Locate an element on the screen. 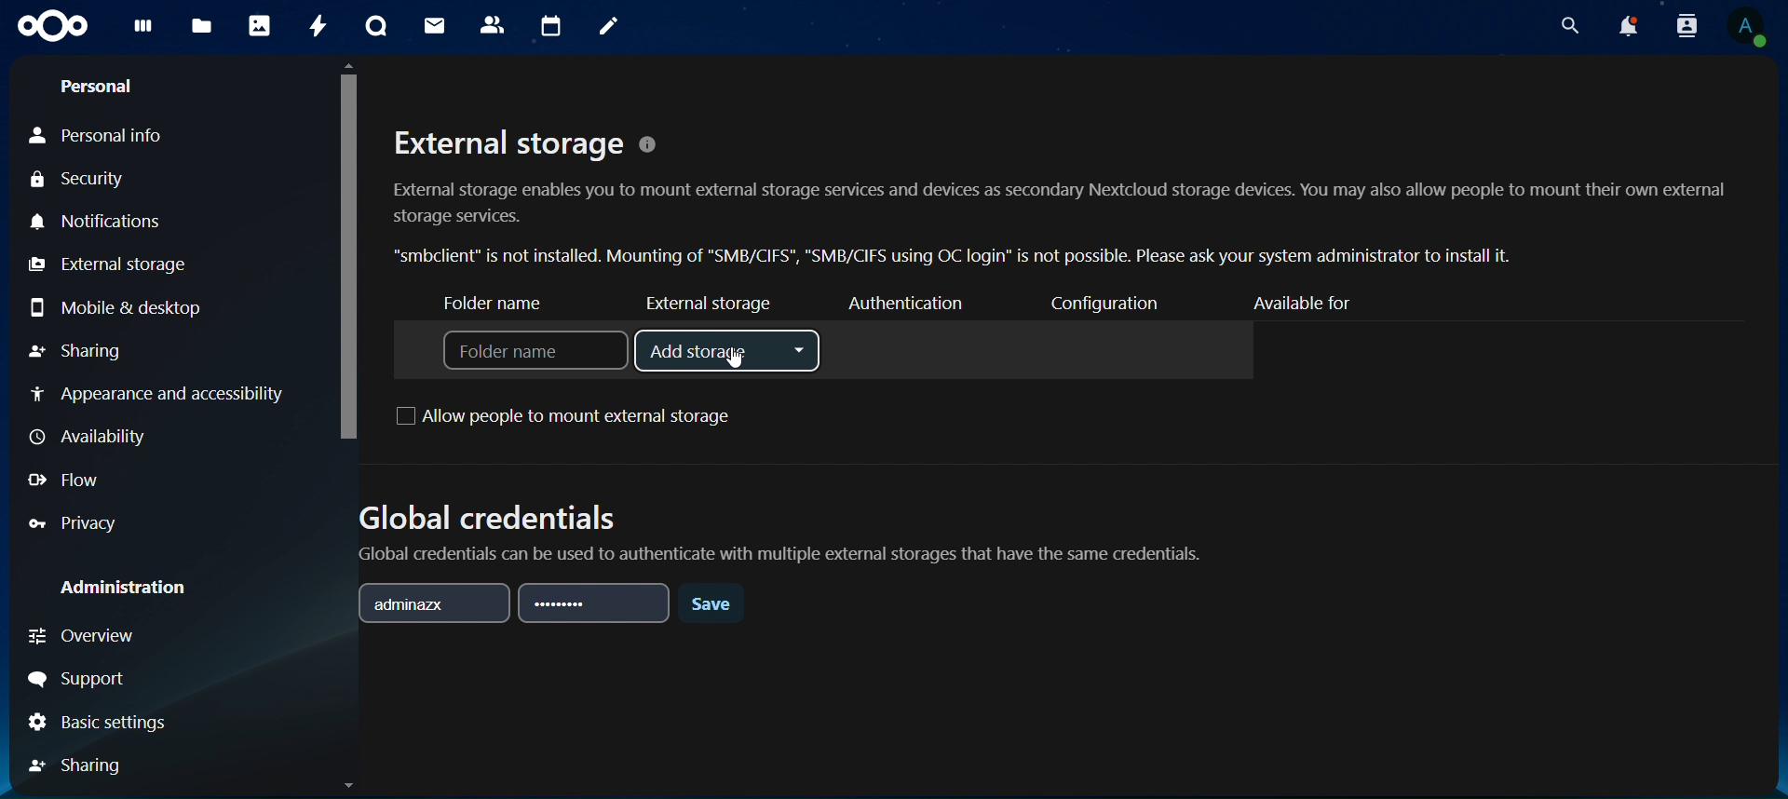  privacy is located at coordinates (73, 522).